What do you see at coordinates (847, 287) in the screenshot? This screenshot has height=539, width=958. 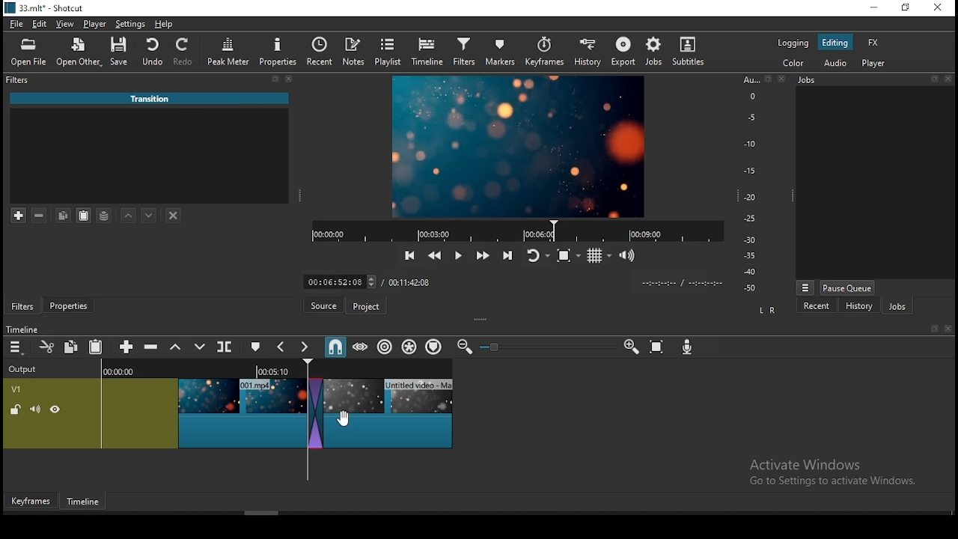 I see `pause queue` at bounding box center [847, 287].